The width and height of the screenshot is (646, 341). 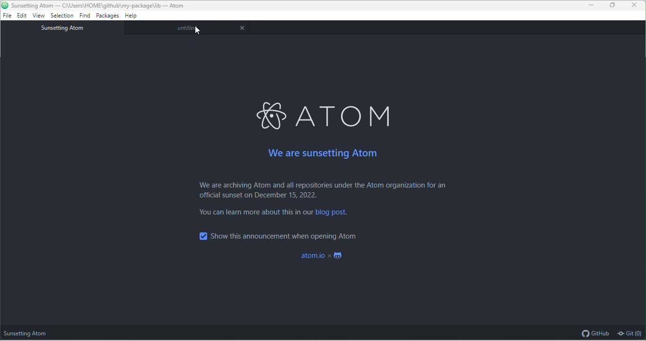 I want to click on blog post, so click(x=337, y=211).